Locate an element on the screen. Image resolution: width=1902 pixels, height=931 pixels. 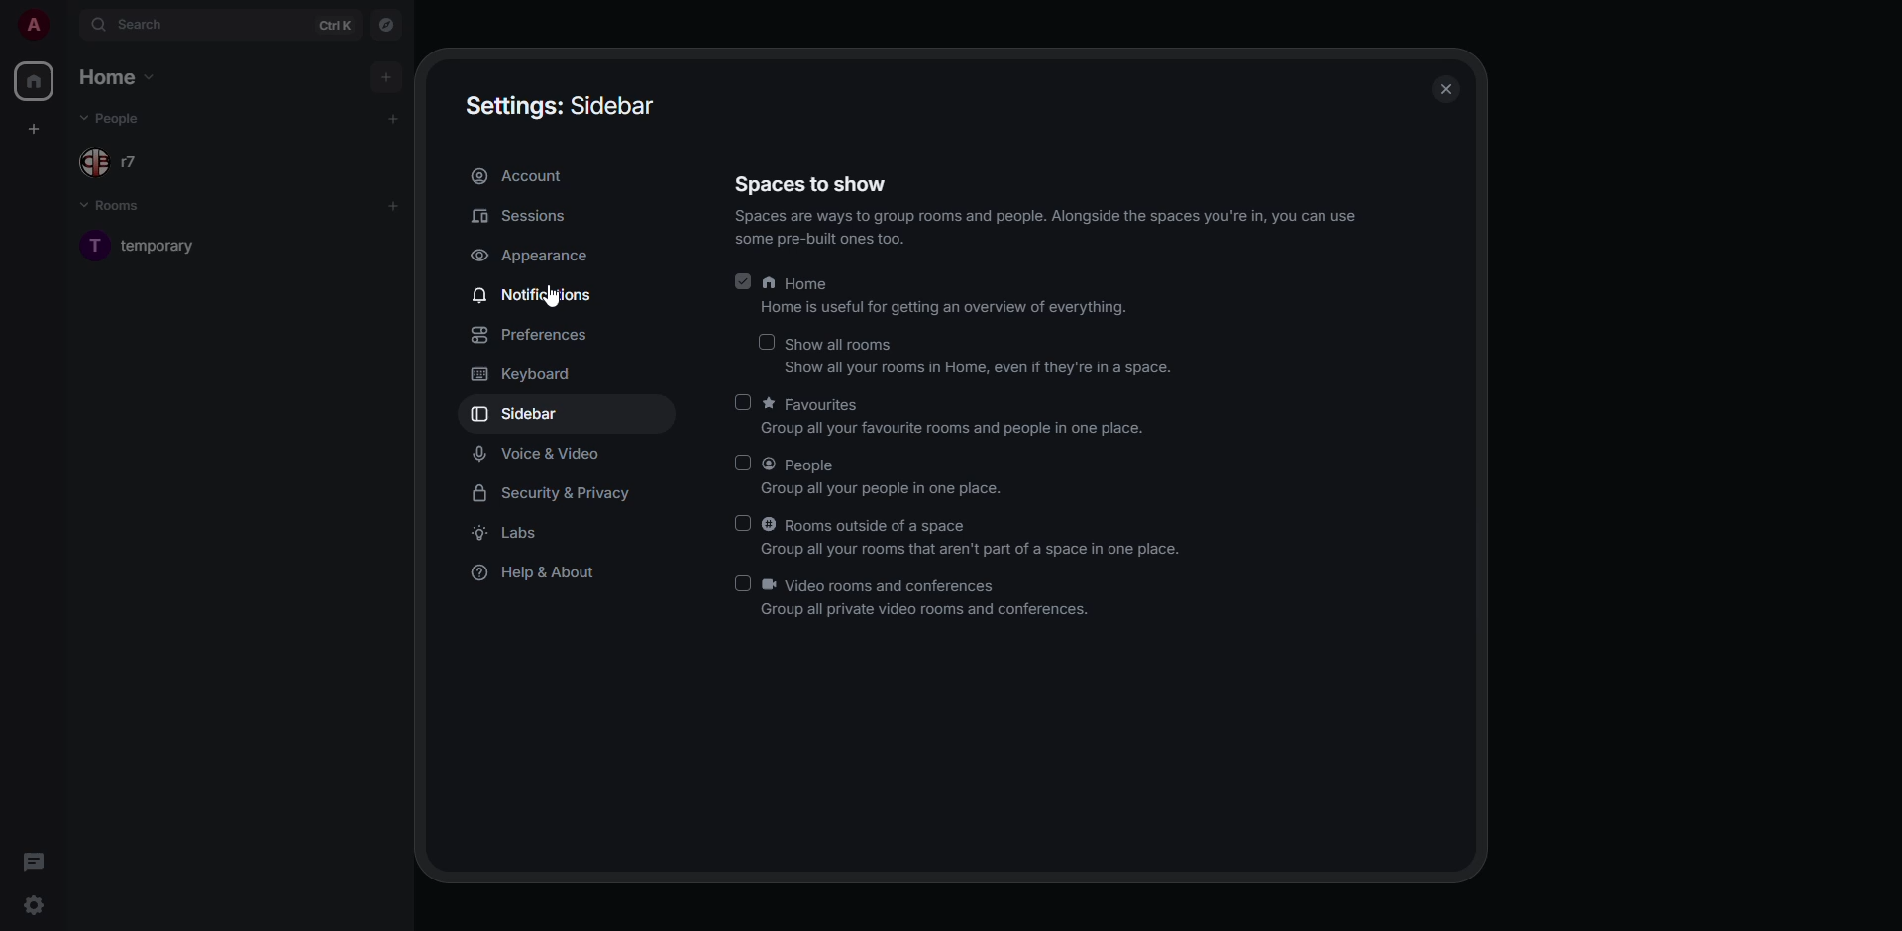
threads is located at coordinates (38, 863).